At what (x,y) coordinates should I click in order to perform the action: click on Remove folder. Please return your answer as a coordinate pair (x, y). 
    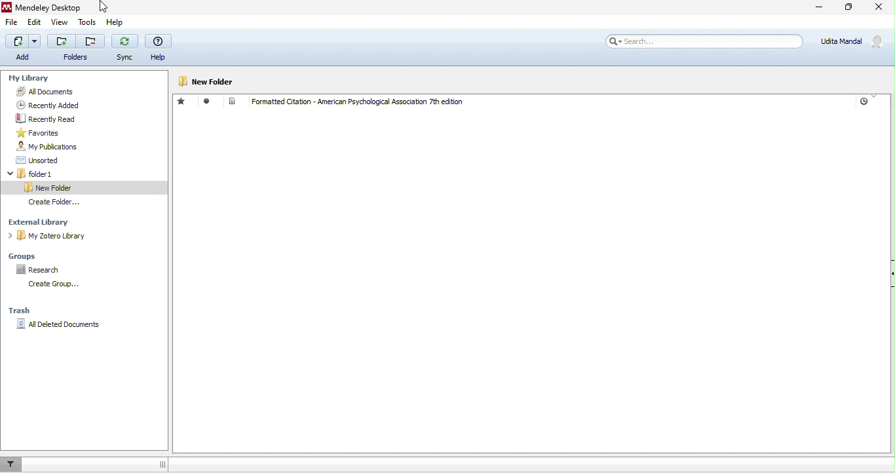
    Looking at the image, I should click on (91, 42).